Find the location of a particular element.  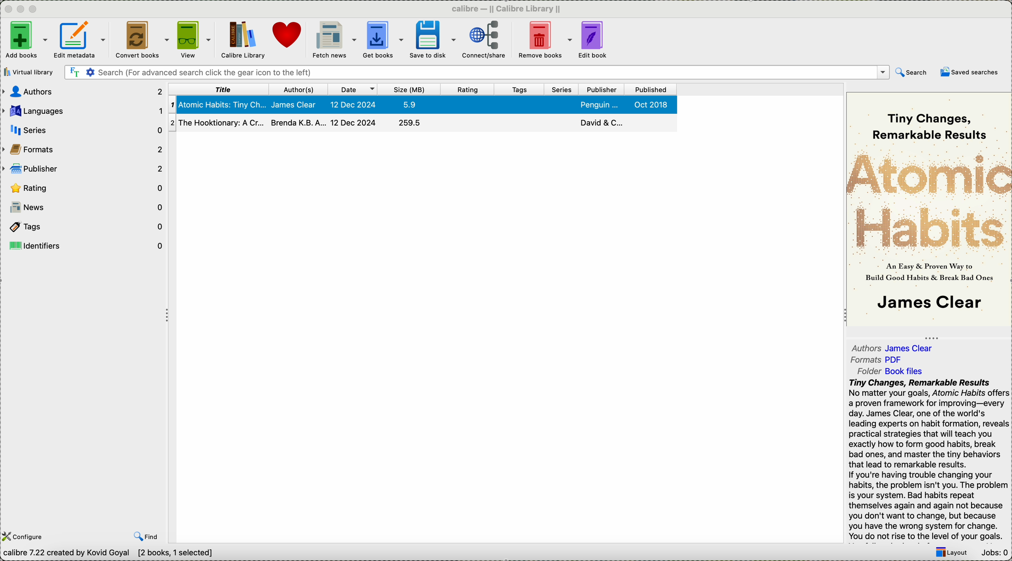

published is located at coordinates (651, 90).